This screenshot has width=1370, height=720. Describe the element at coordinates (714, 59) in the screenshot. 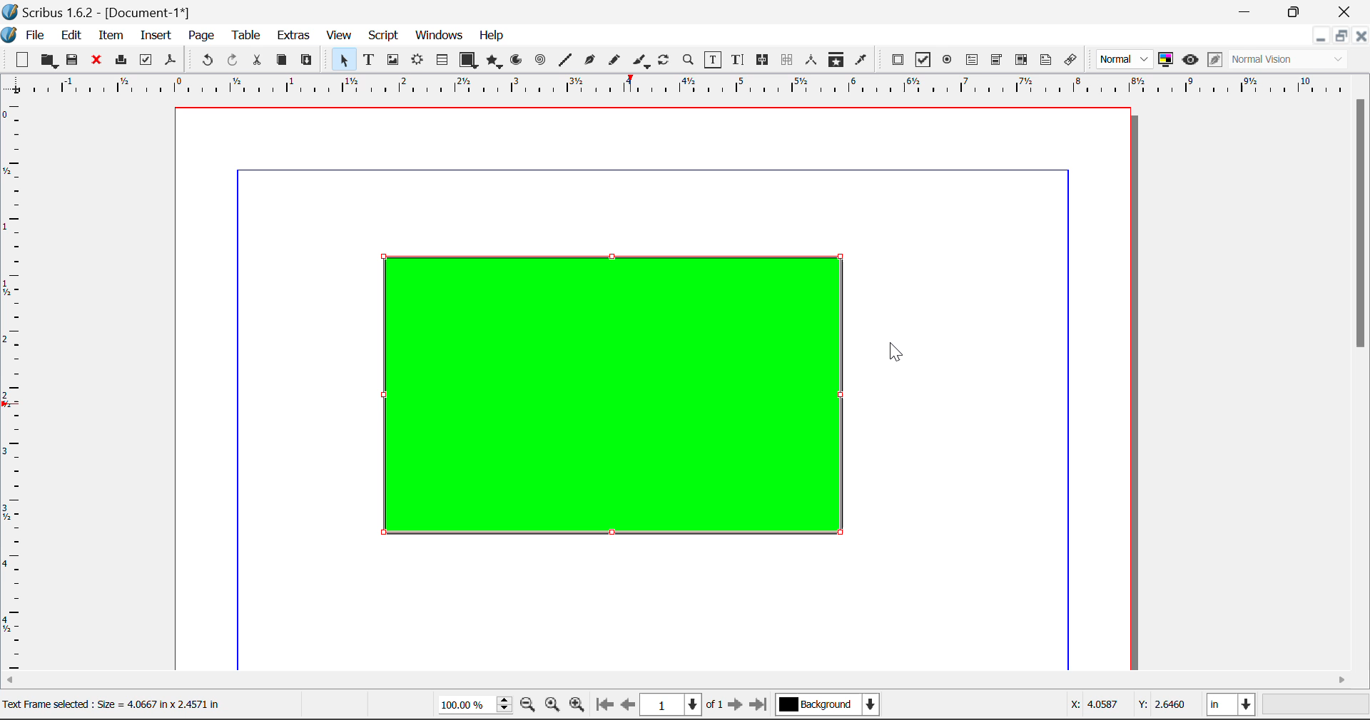

I see `Edit Contents of Frame` at that location.